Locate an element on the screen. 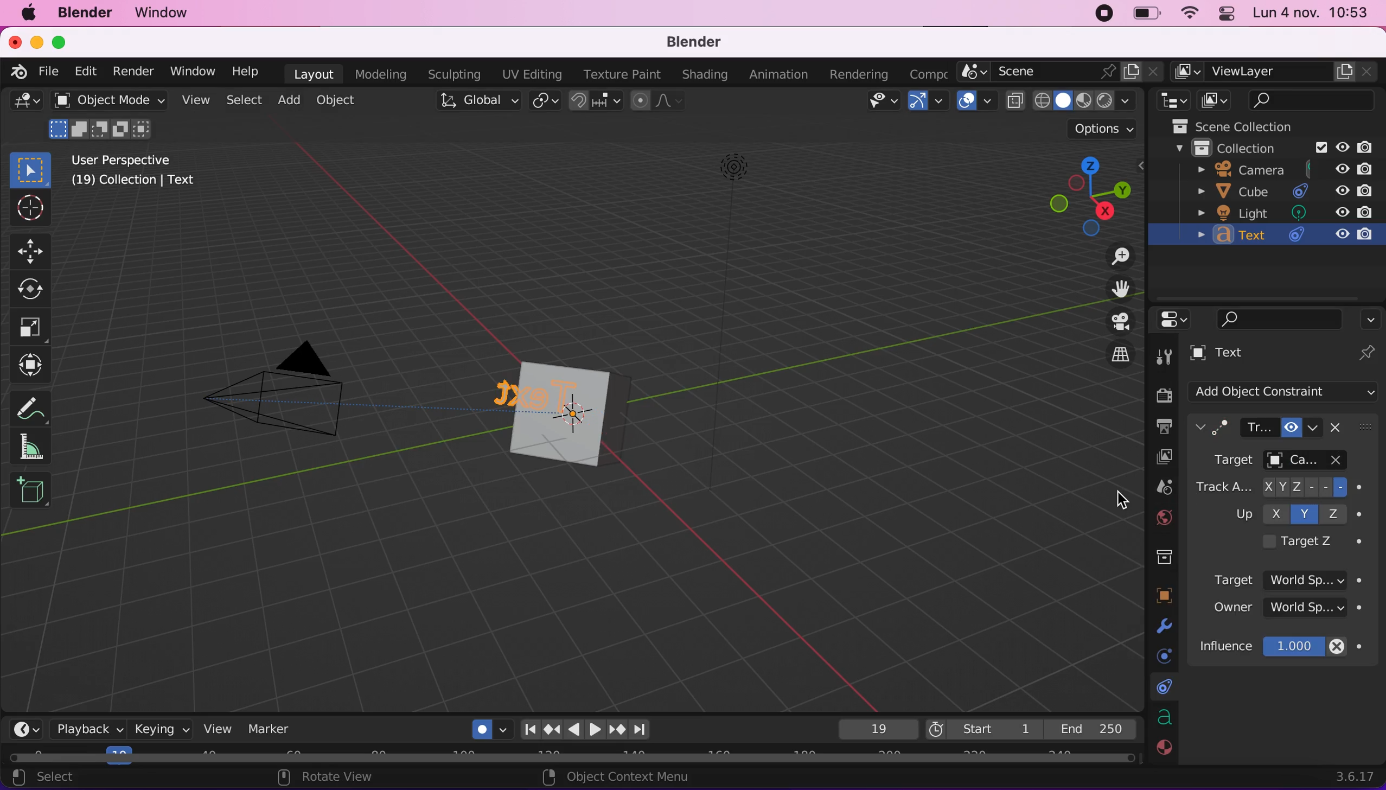  move the view is located at coordinates (1120, 290).